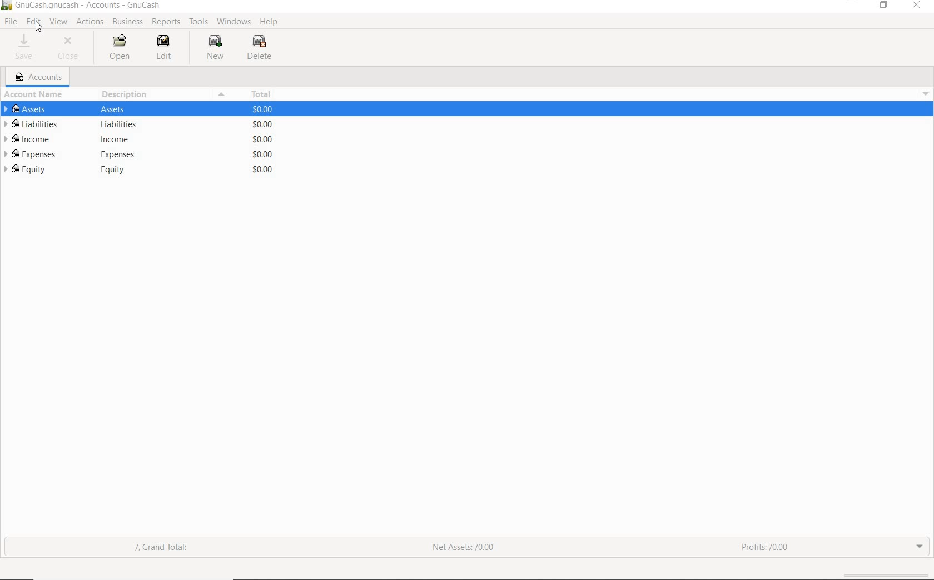 Image resolution: width=934 pixels, height=580 pixels. I want to click on ACCOUNT NAME, so click(36, 96).